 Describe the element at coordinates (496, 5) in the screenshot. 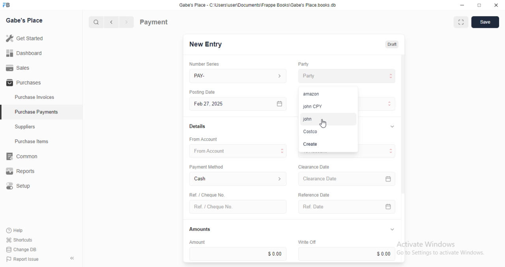

I see `close` at that location.